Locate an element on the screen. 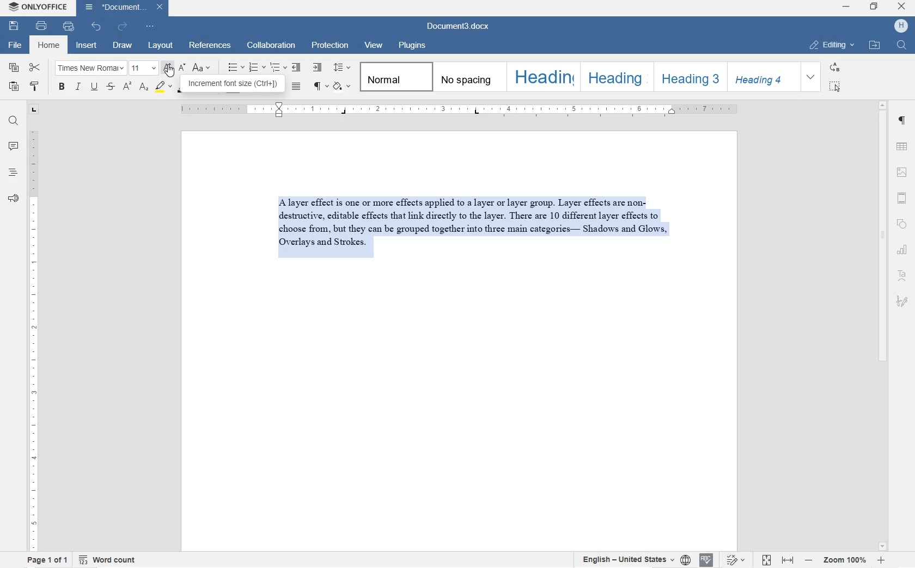 This screenshot has height=568, width=915. Multilevel list is located at coordinates (277, 68).